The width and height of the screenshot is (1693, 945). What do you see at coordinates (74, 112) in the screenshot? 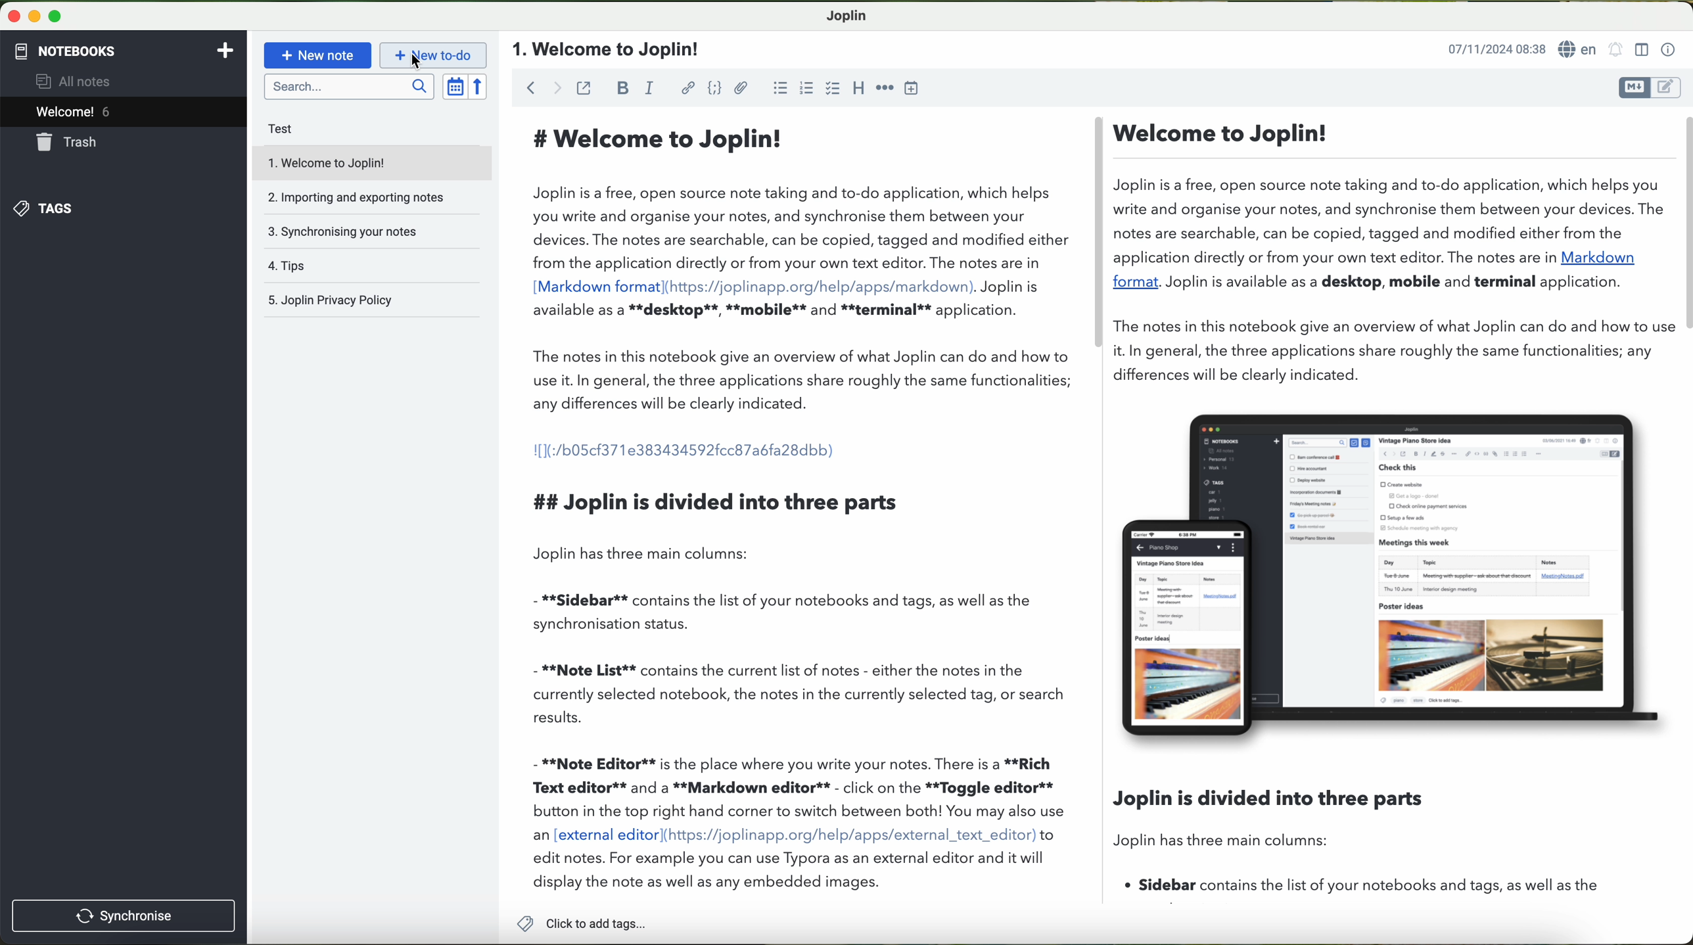
I see `welcome 6` at bounding box center [74, 112].